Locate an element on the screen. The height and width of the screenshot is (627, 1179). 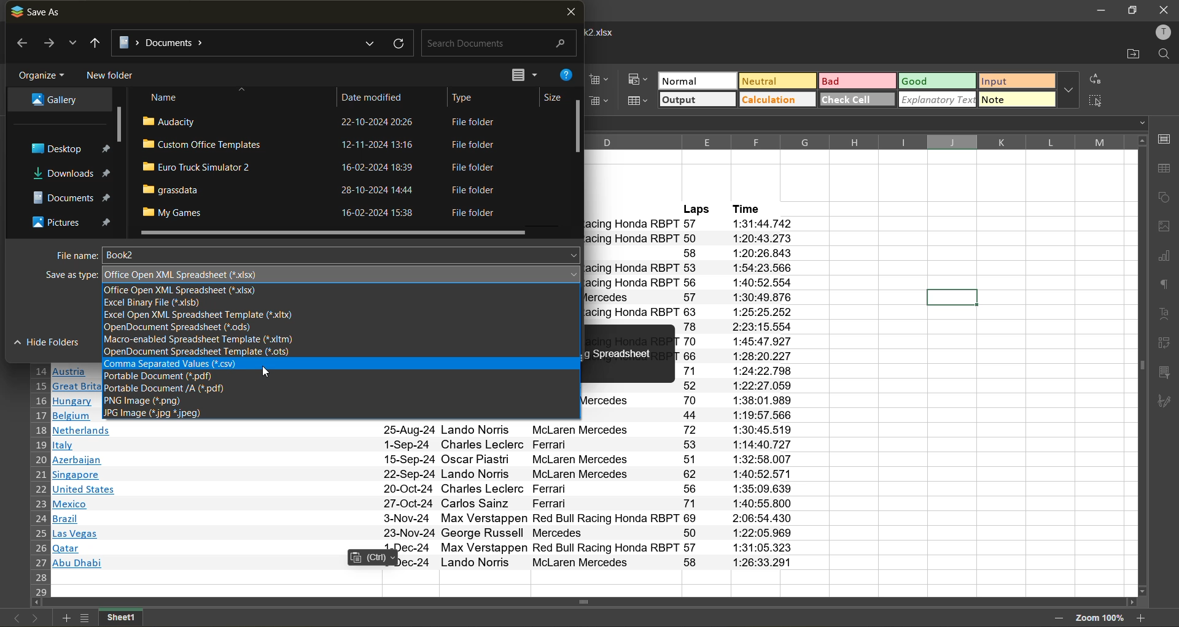
help is located at coordinates (570, 74).